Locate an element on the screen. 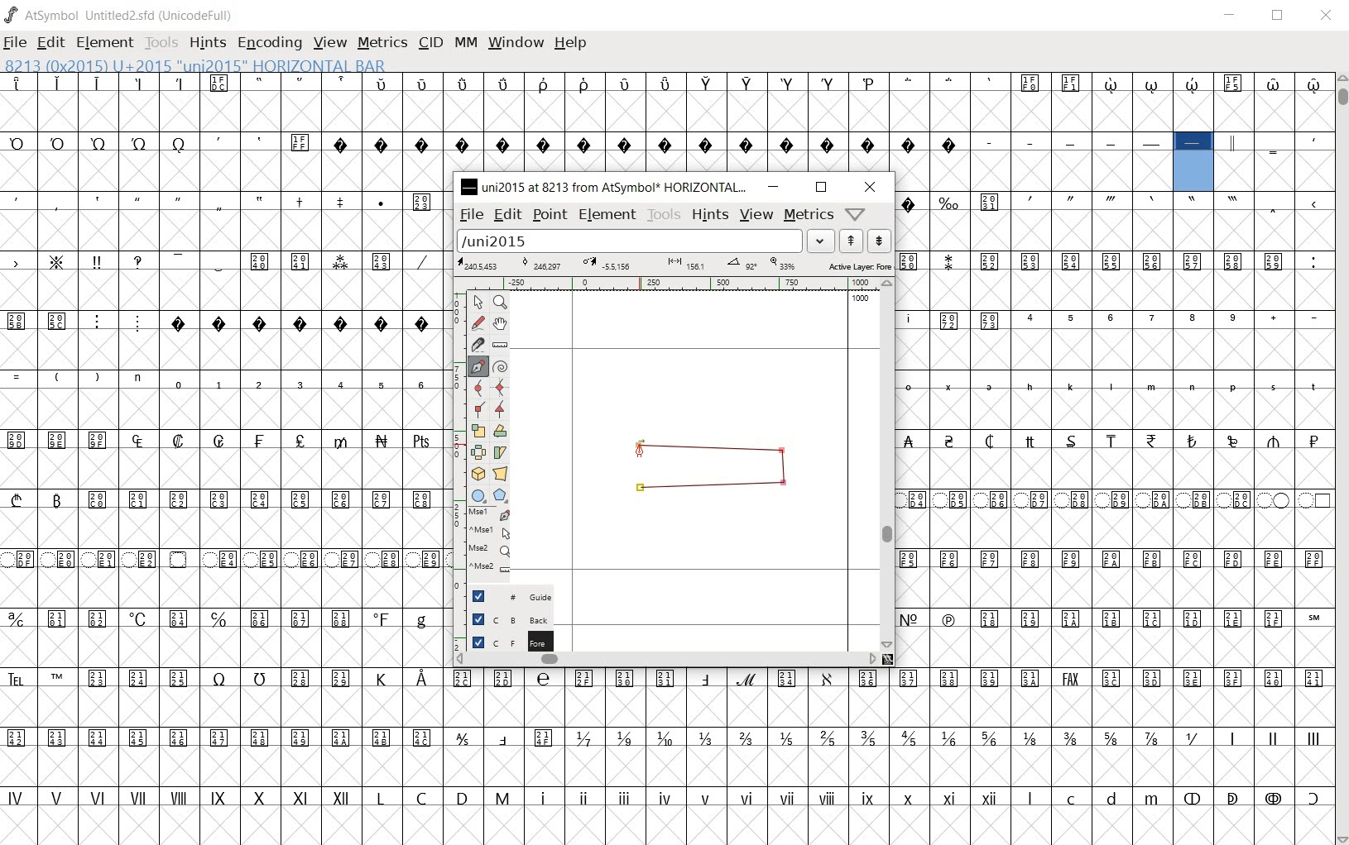 This screenshot has height=845, width=1349. Add a corner point is located at coordinates (499, 409).